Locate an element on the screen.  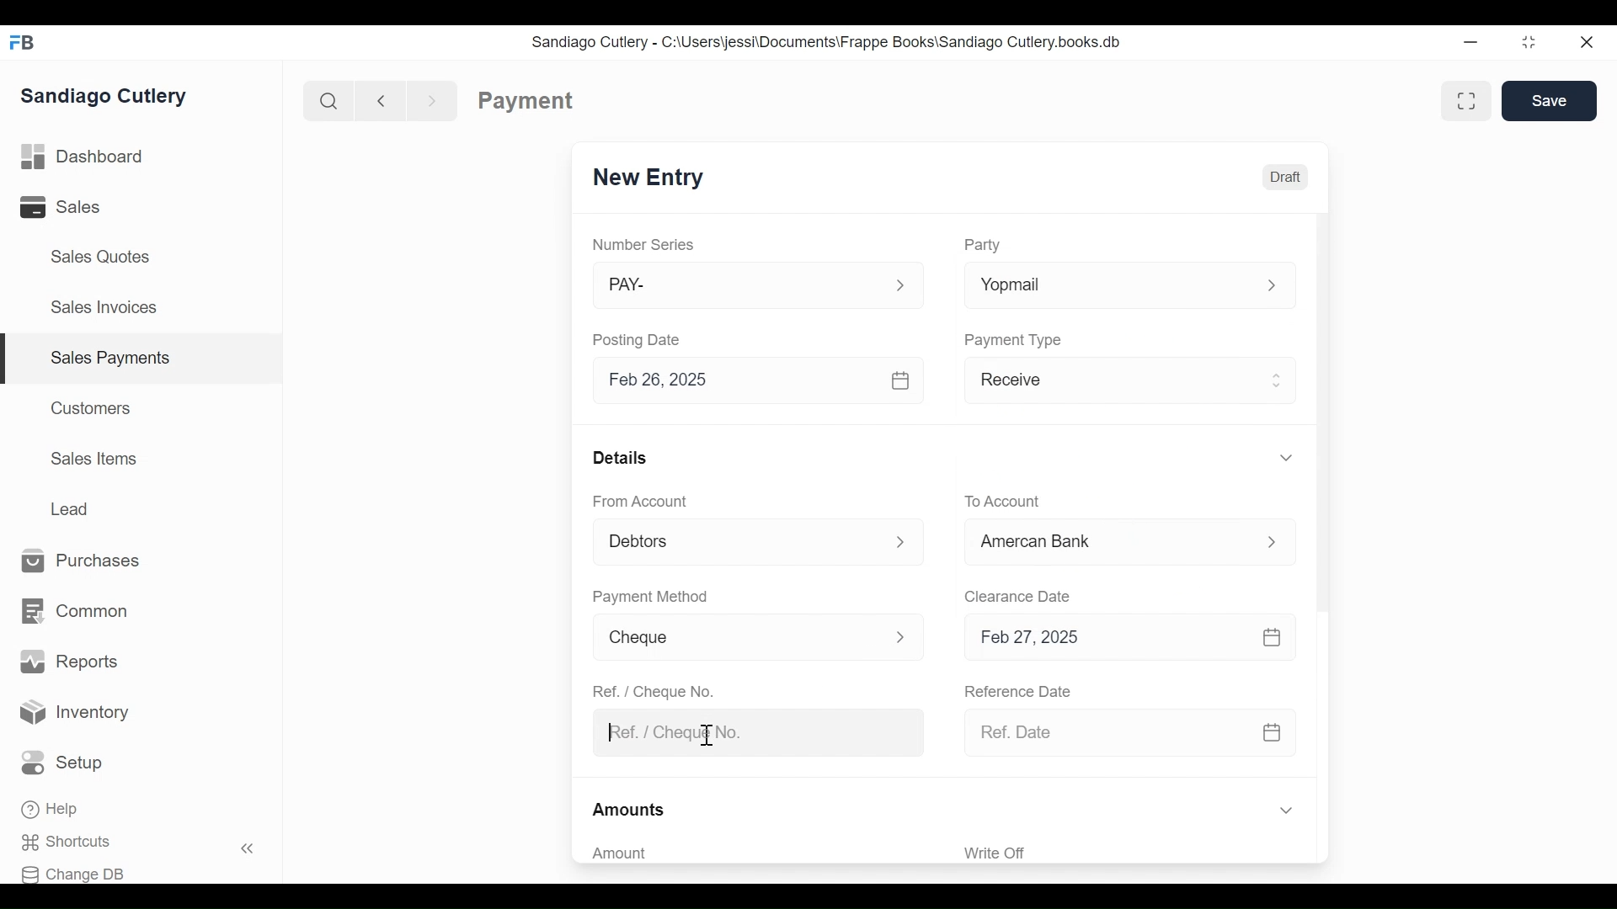
Setup is located at coordinates (67, 763).